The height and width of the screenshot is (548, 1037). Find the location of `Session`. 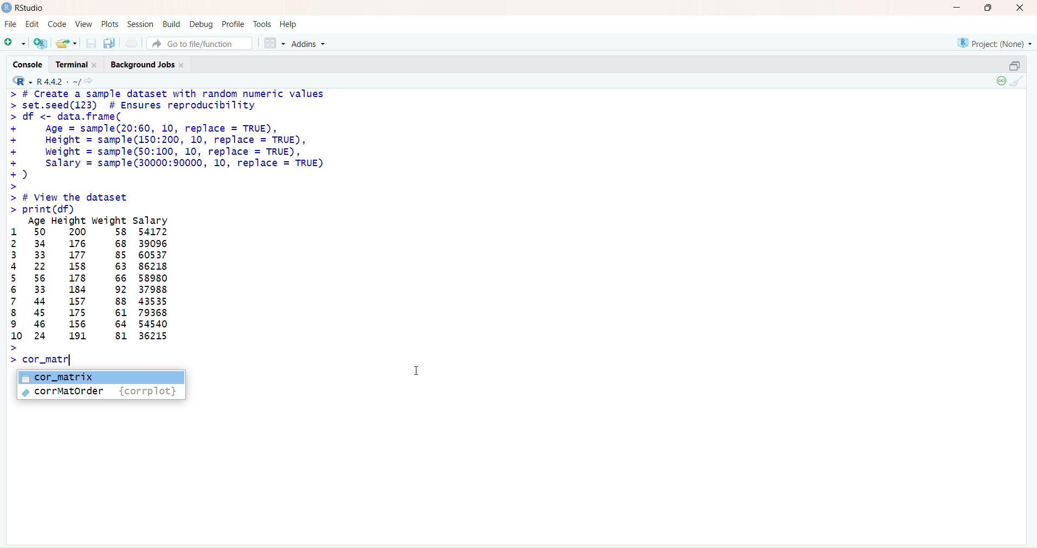

Session is located at coordinates (142, 24).